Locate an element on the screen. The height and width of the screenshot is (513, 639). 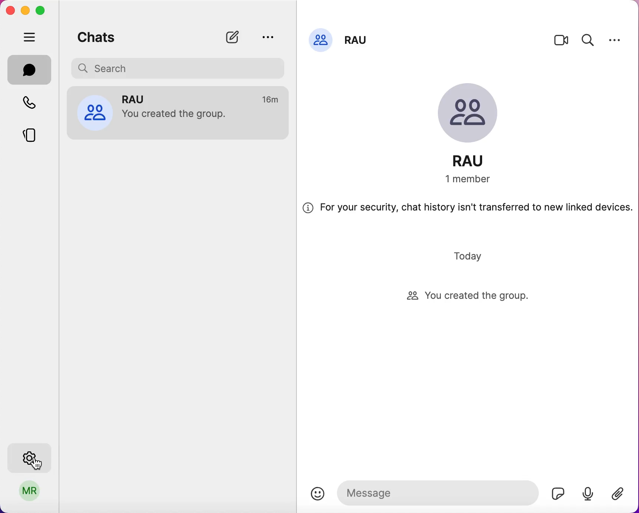
emoji is located at coordinates (318, 494).